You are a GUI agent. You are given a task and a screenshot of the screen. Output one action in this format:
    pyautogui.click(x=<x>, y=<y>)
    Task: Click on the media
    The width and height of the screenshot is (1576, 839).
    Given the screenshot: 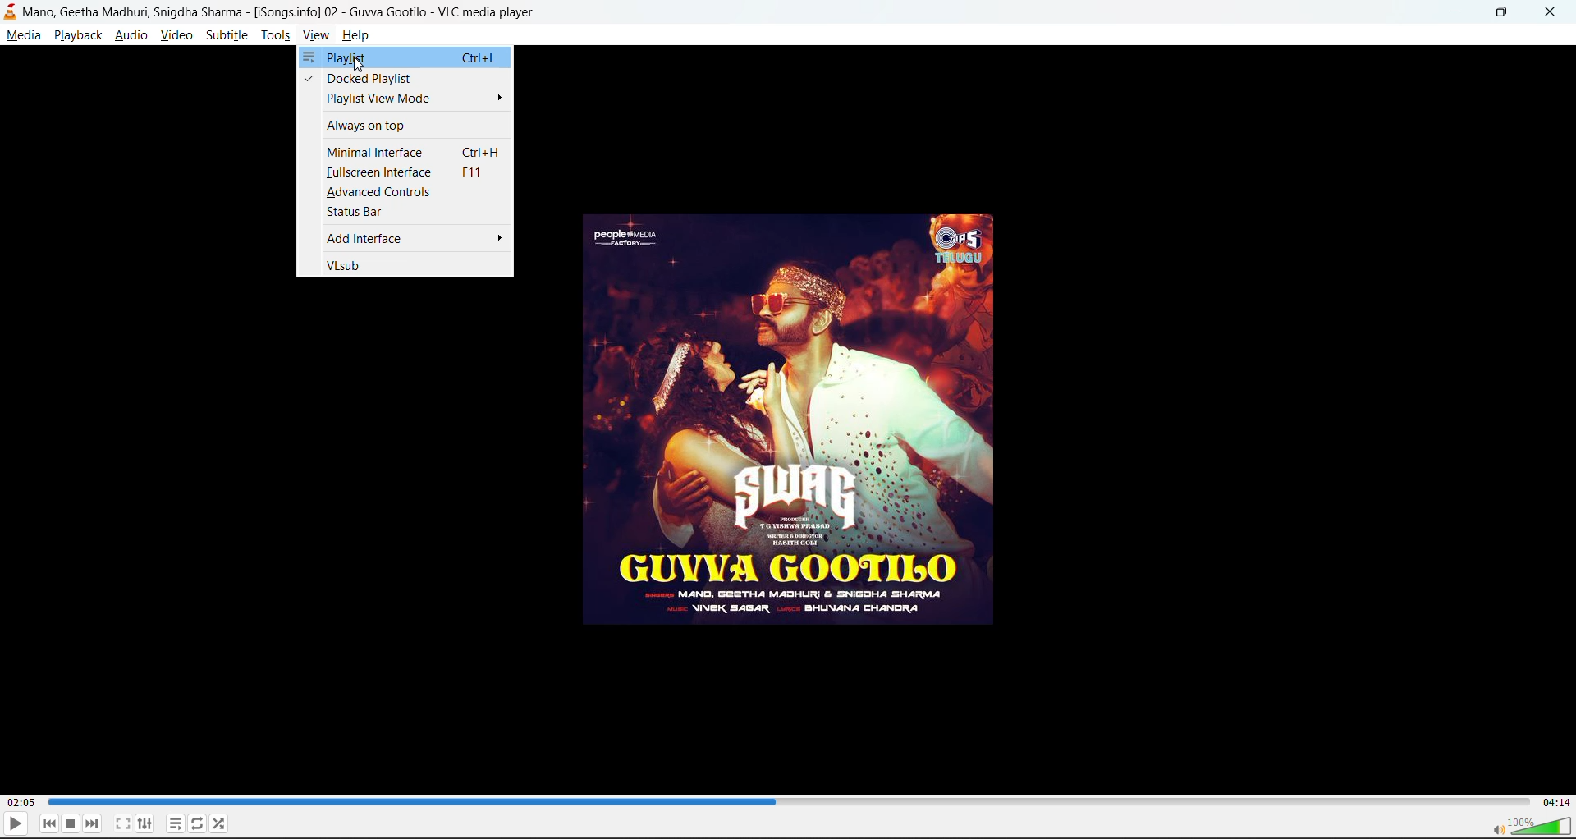 What is the action you would take?
    pyautogui.click(x=23, y=34)
    